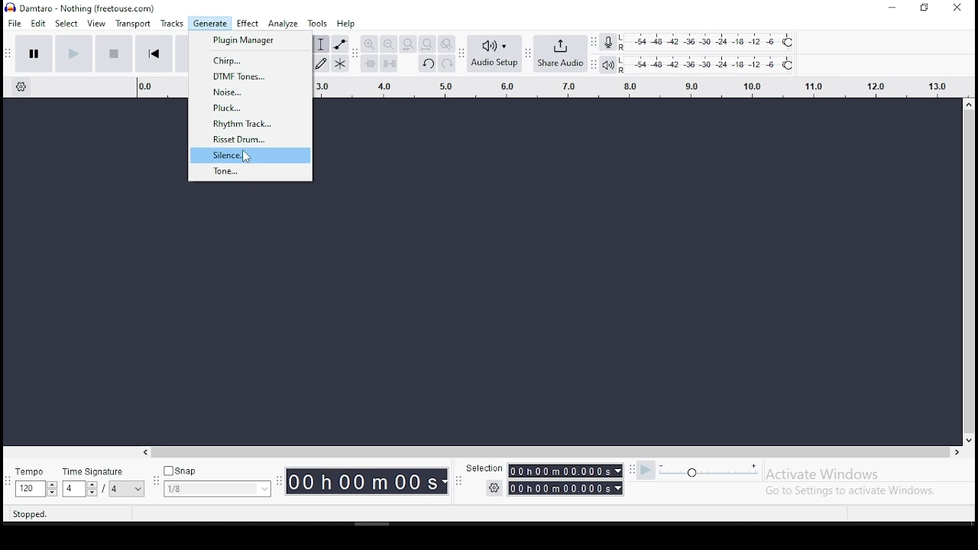  What do you see at coordinates (892, 8) in the screenshot?
I see `minimize` at bounding box center [892, 8].